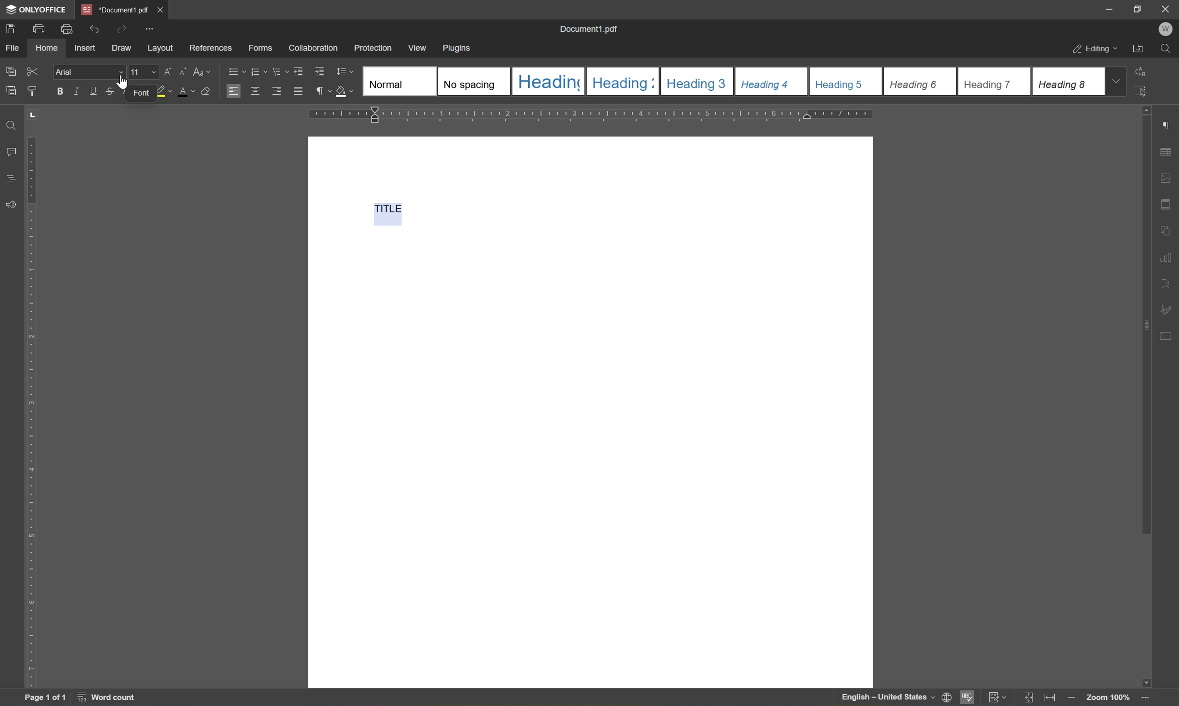  Describe the element at coordinates (896, 698) in the screenshot. I see `set document language` at that location.